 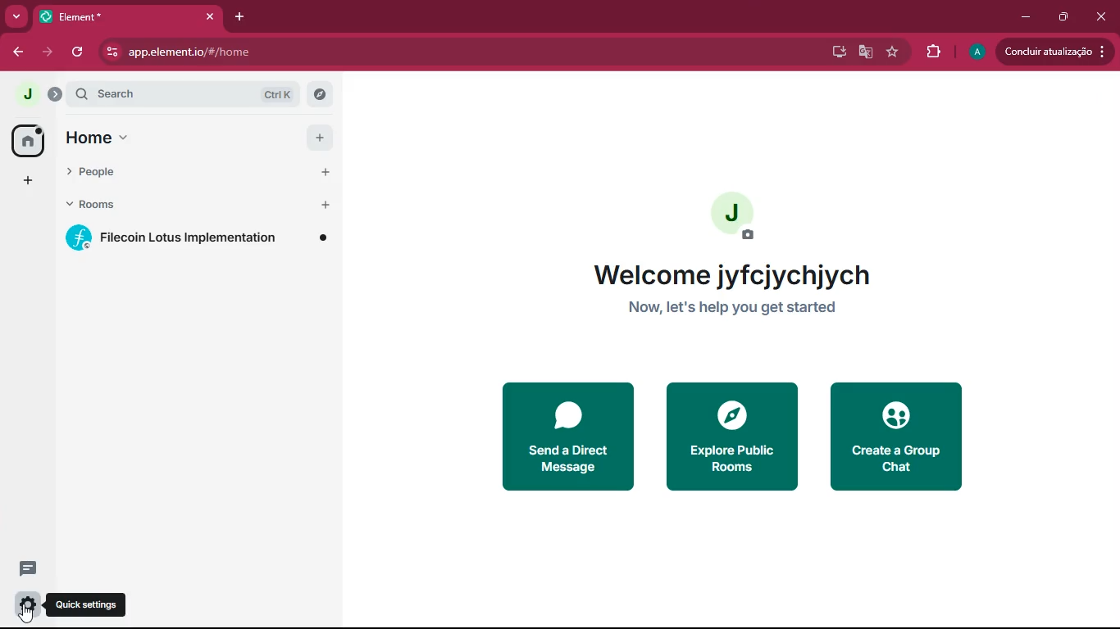 What do you see at coordinates (25, 180) in the screenshot?
I see `add` at bounding box center [25, 180].